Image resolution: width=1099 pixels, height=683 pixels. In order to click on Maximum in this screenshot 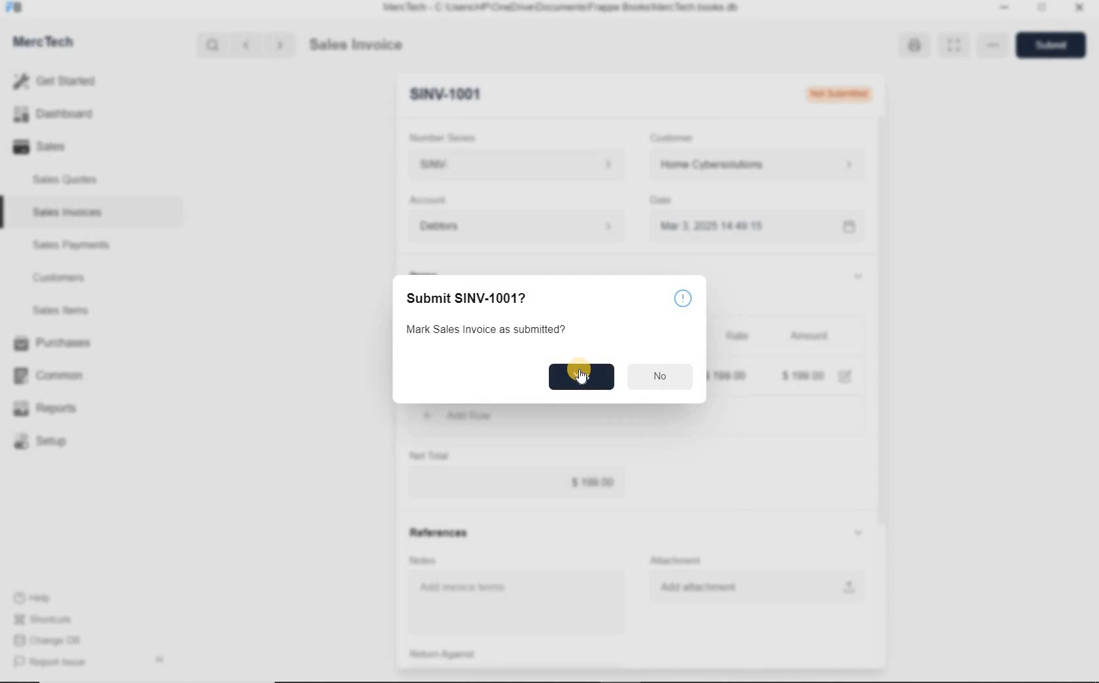, I will do `click(1042, 9)`.